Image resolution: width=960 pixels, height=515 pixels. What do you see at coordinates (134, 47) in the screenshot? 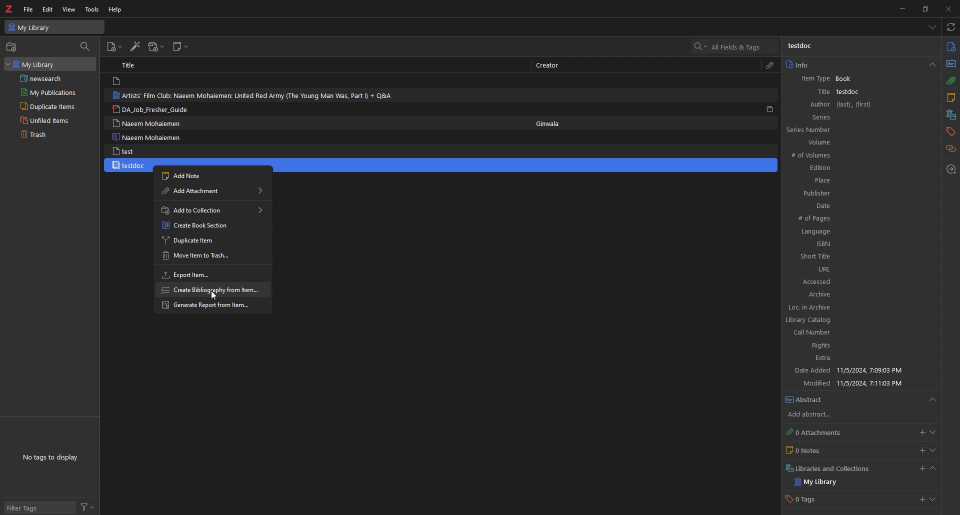
I see `add items by identifier` at bounding box center [134, 47].